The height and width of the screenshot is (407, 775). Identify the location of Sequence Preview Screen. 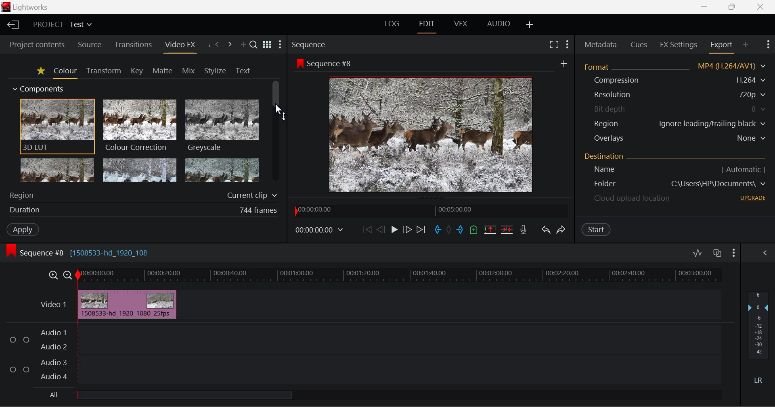
(433, 133).